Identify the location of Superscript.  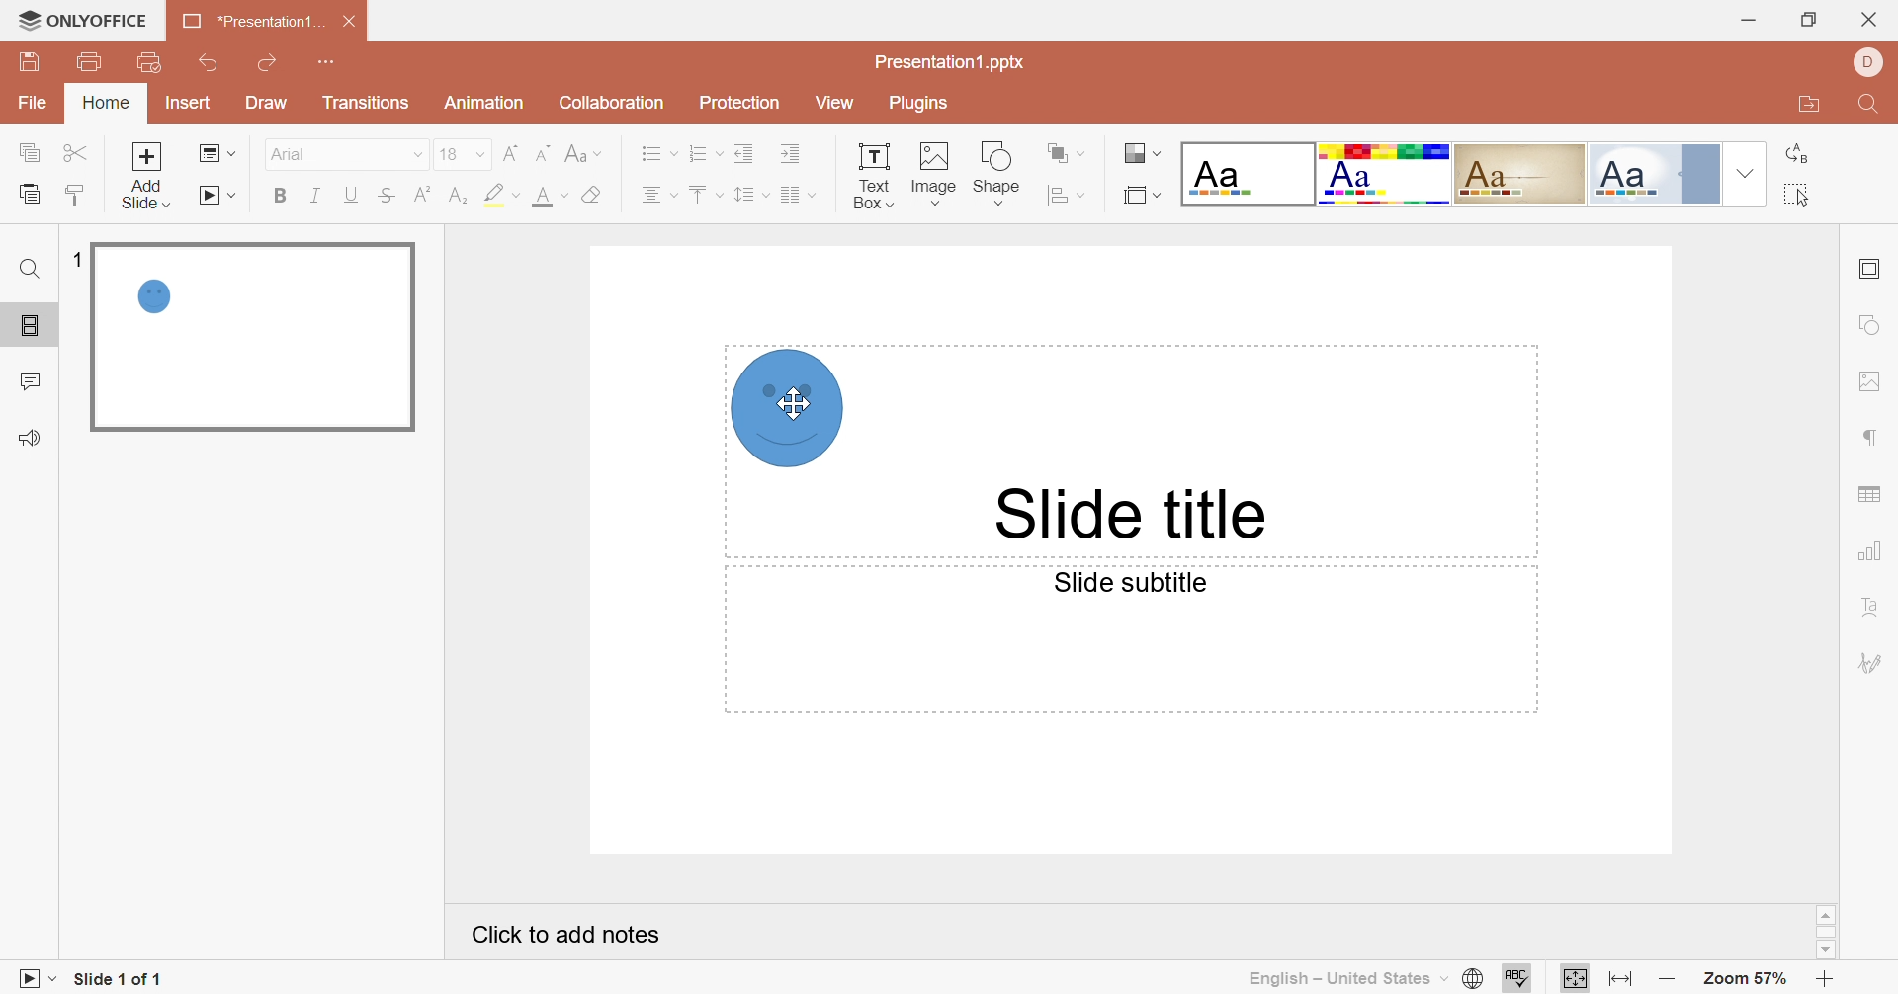
(418, 196).